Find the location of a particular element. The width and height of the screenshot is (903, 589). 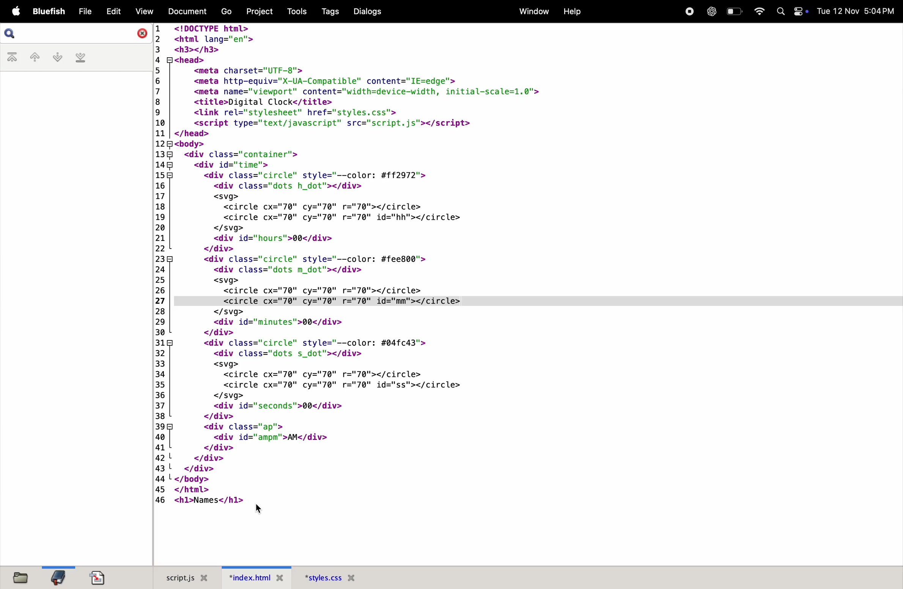

wifi is located at coordinates (760, 11).